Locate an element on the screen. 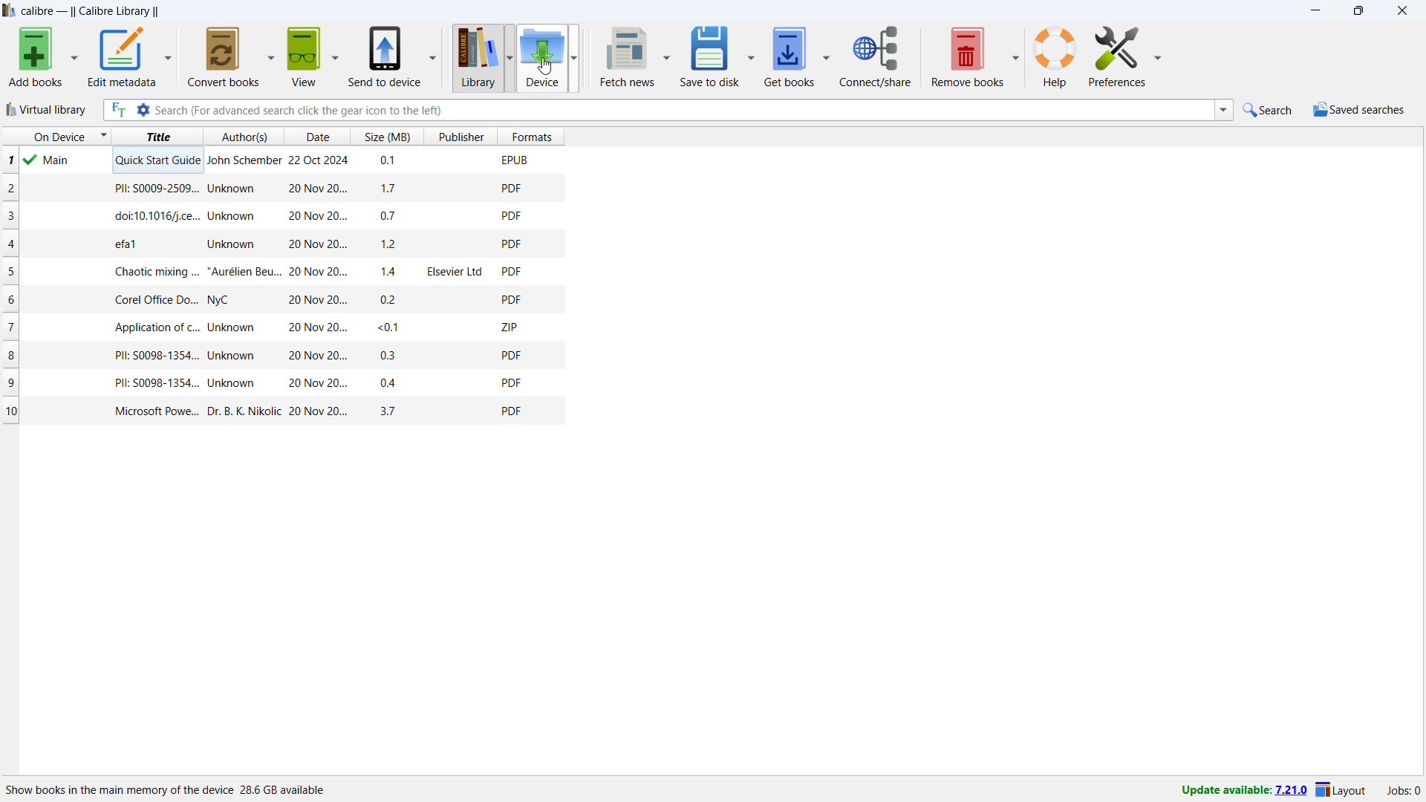 This screenshot has height=802, width=1426. send to device is located at coordinates (385, 55).